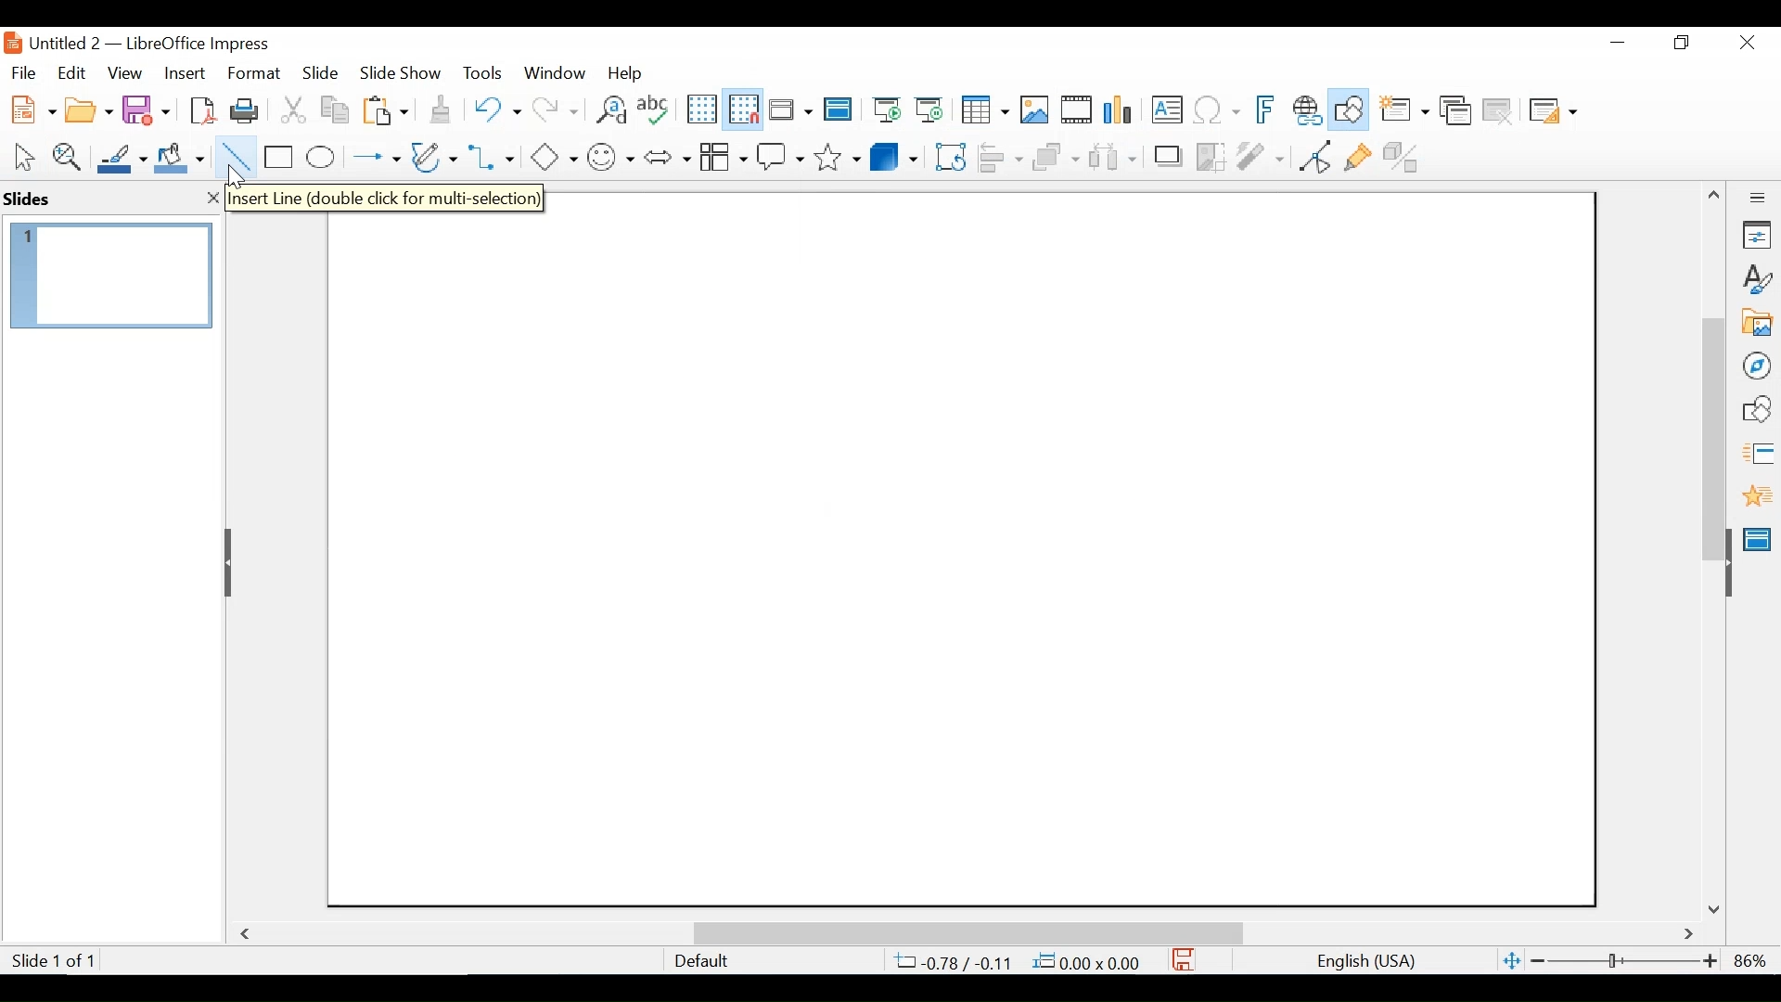  I want to click on Spelling, so click(656, 109).